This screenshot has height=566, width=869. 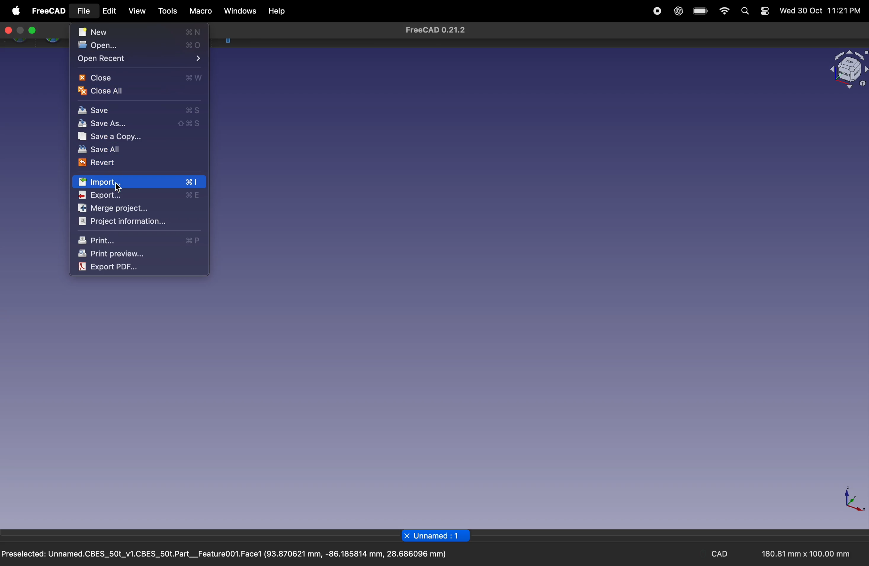 What do you see at coordinates (225, 555) in the screenshot?
I see `Preselected: Unnamed.CBES_50t_v1.CBES_50t.Part__Feature001.Face1 (93.870621 mm, -86.185814 mm, 28.686096 mm)` at bounding box center [225, 555].